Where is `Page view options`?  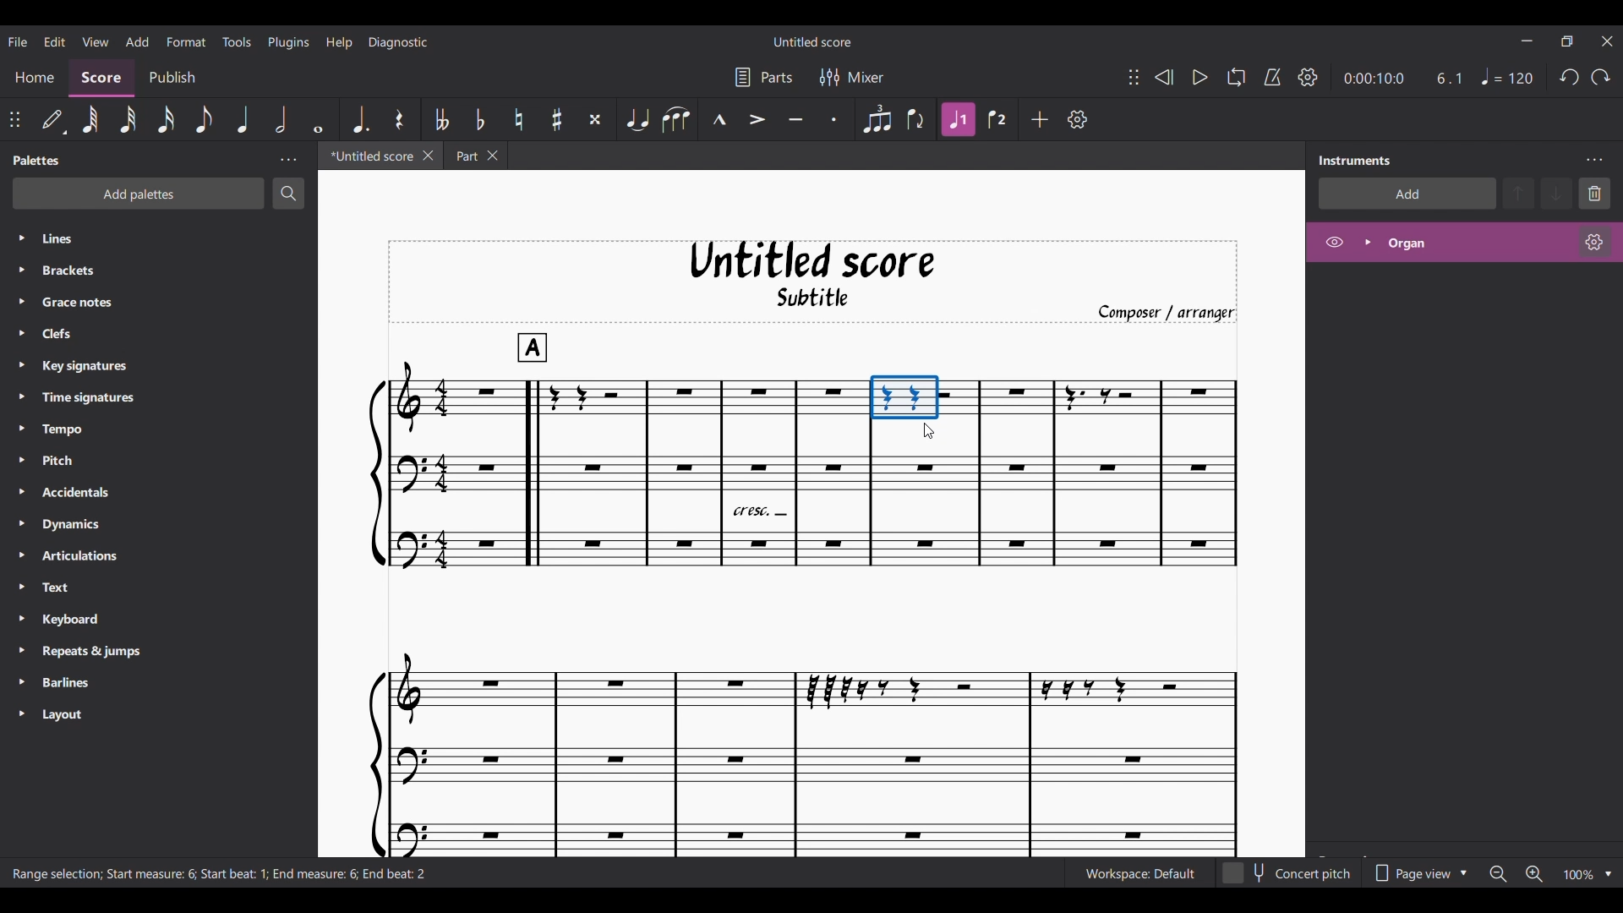 Page view options is located at coordinates (1418, 873).